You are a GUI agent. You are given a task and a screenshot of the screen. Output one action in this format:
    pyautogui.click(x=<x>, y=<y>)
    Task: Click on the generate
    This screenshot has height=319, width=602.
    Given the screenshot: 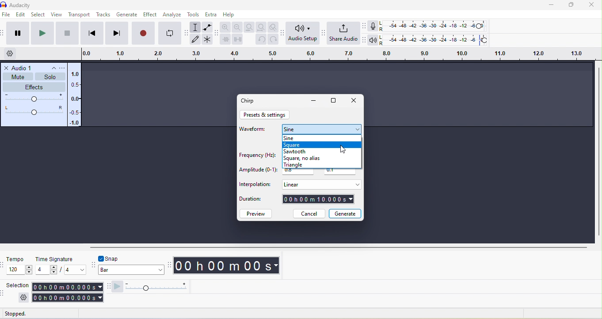 What is the action you would take?
    pyautogui.click(x=345, y=213)
    